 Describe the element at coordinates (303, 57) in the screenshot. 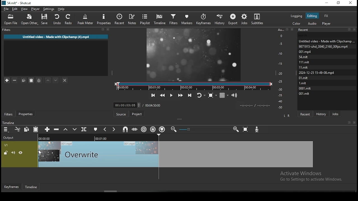

I see `files` at that location.